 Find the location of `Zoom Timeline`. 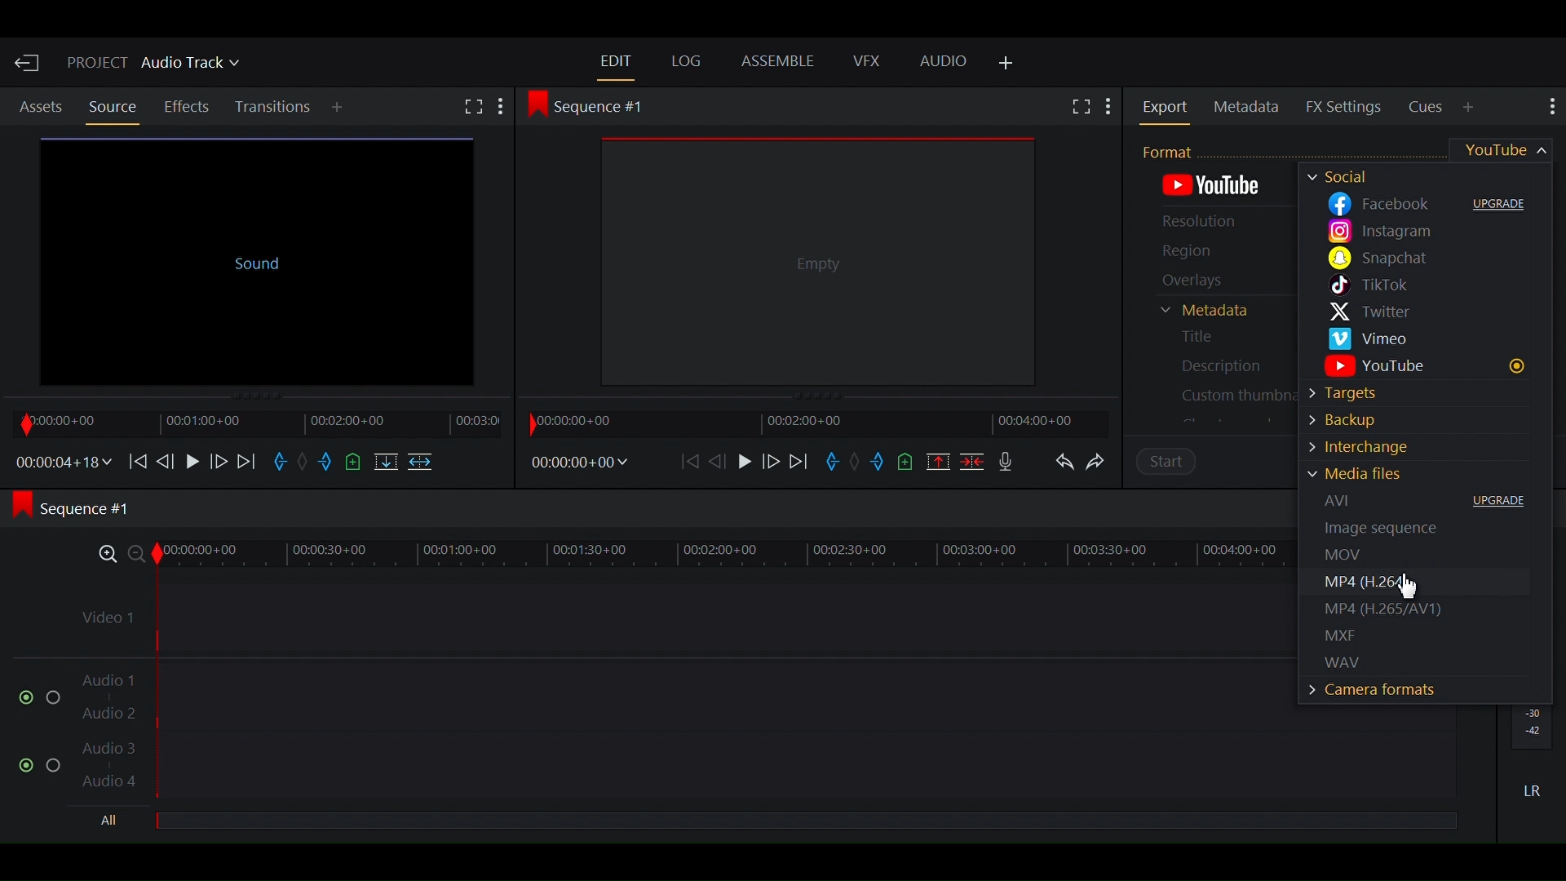

Zoom Timeline is located at coordinates (688, 551).